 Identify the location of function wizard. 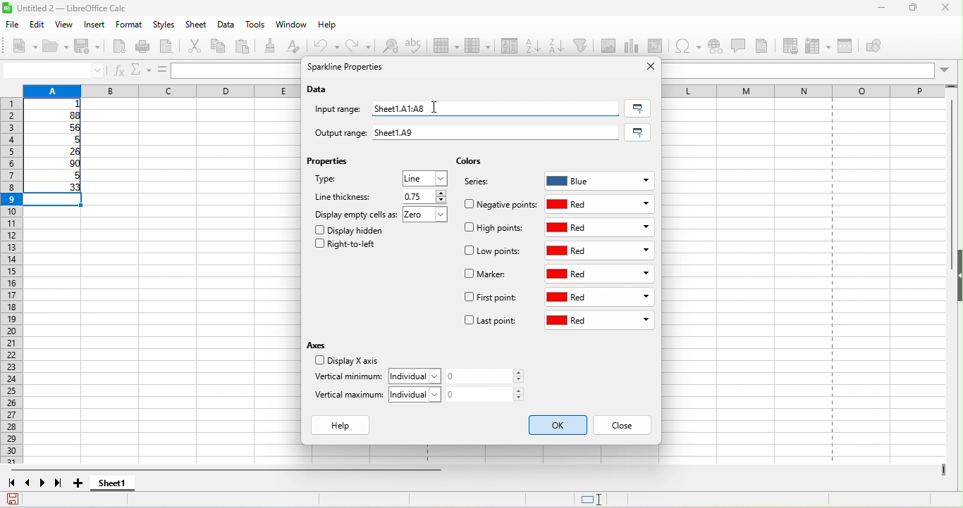
(119, 71).